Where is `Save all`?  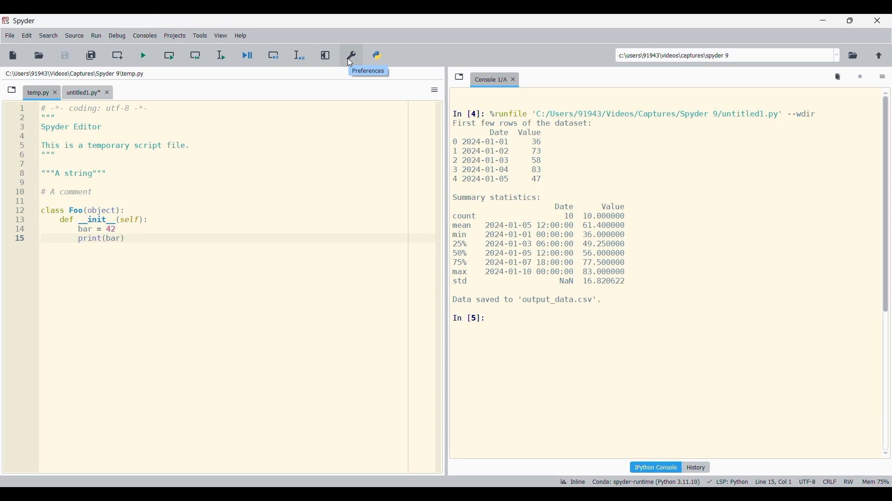 Save all is located at coordinates (92, 55).